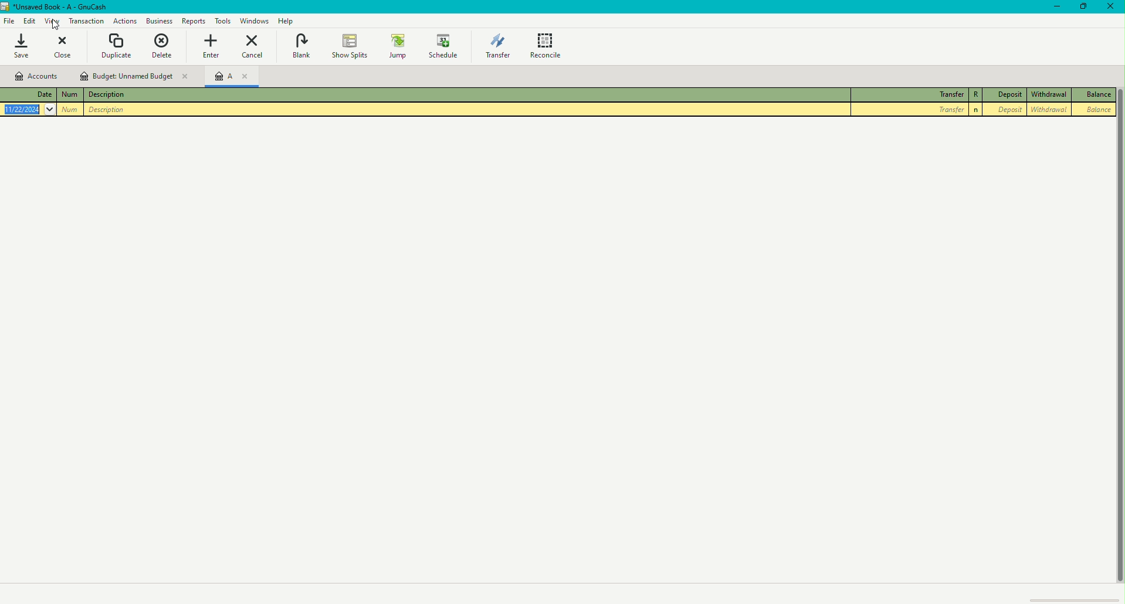 The image size is (1125, 604). I want to click on , so click(976, 110).